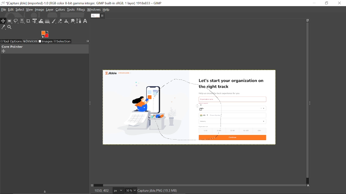  I want to click on Zoom tool, so click(10, 27).